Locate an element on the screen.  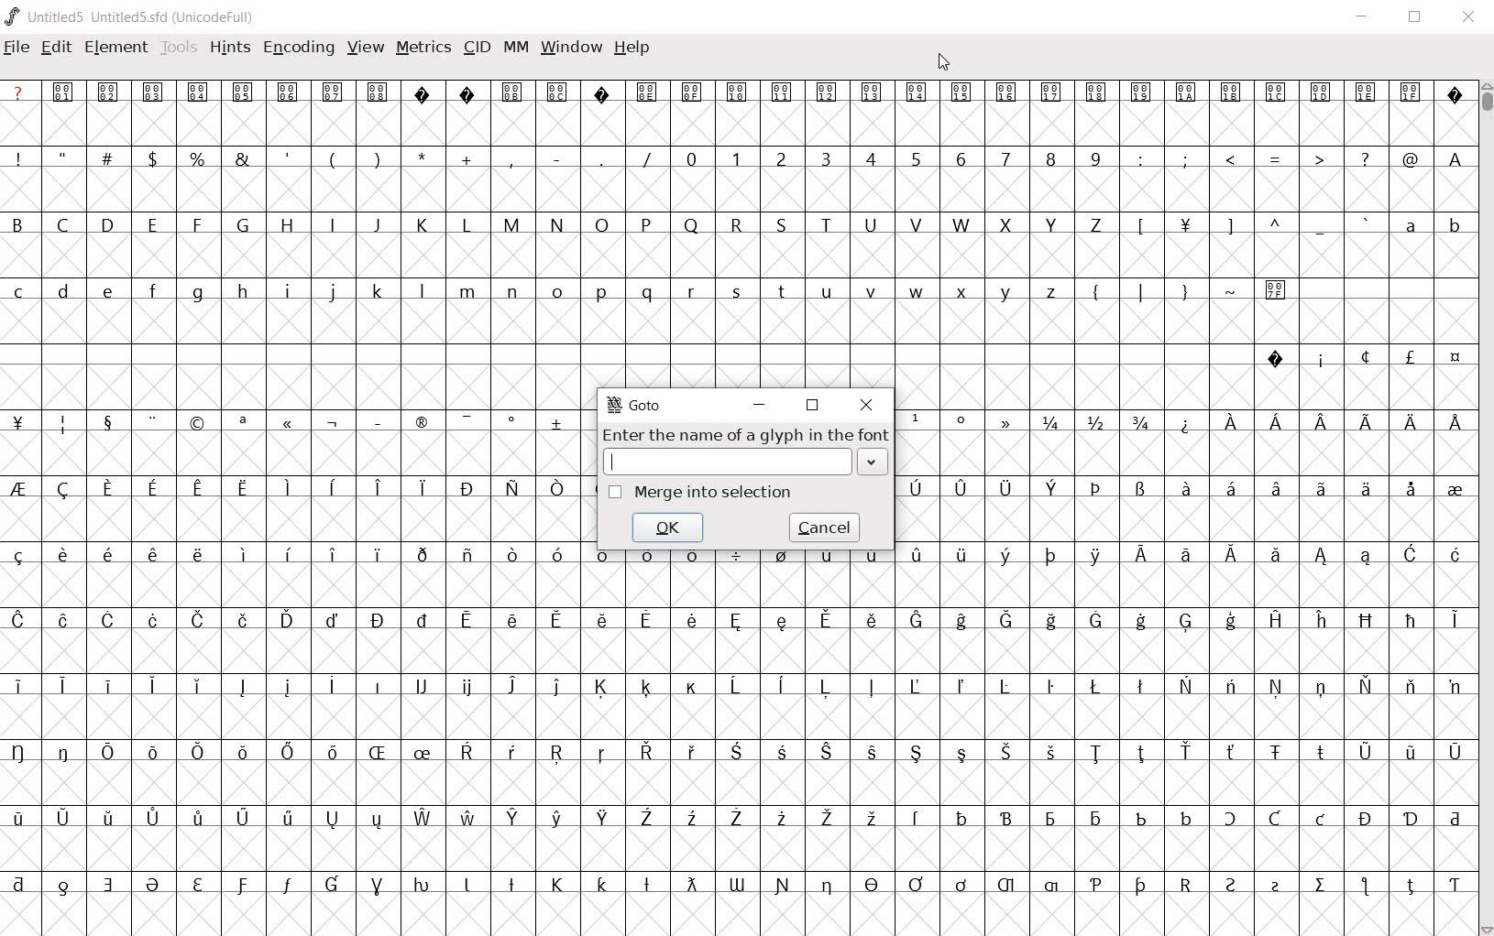
Symbol is located at coordinates (287, 484).